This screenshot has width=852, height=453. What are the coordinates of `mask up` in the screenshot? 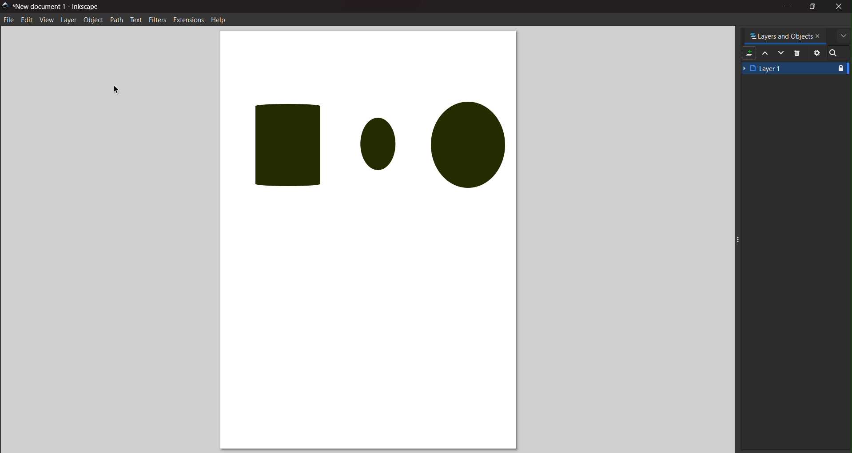 It's located at (765, 53).